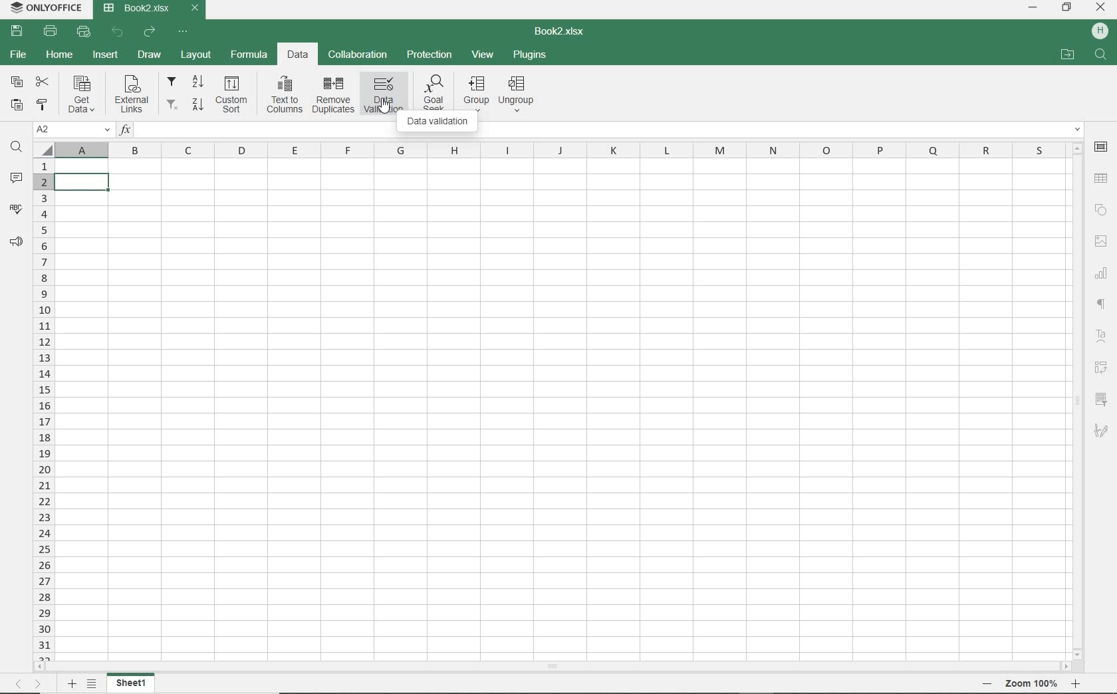 The height and width of the screenshot is (694, 1117). Describe the element at coordinates (51, 32) in the screenshot. I see `PRINT` at that location.